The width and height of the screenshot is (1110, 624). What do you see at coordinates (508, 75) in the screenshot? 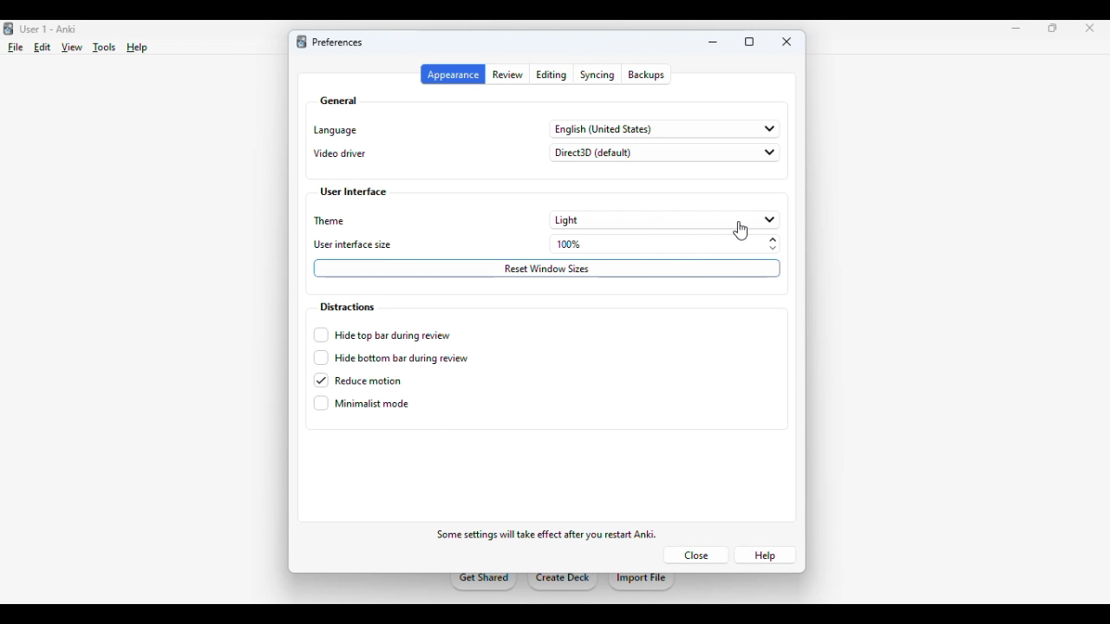
I see `review` at bounding box center [508, 75].